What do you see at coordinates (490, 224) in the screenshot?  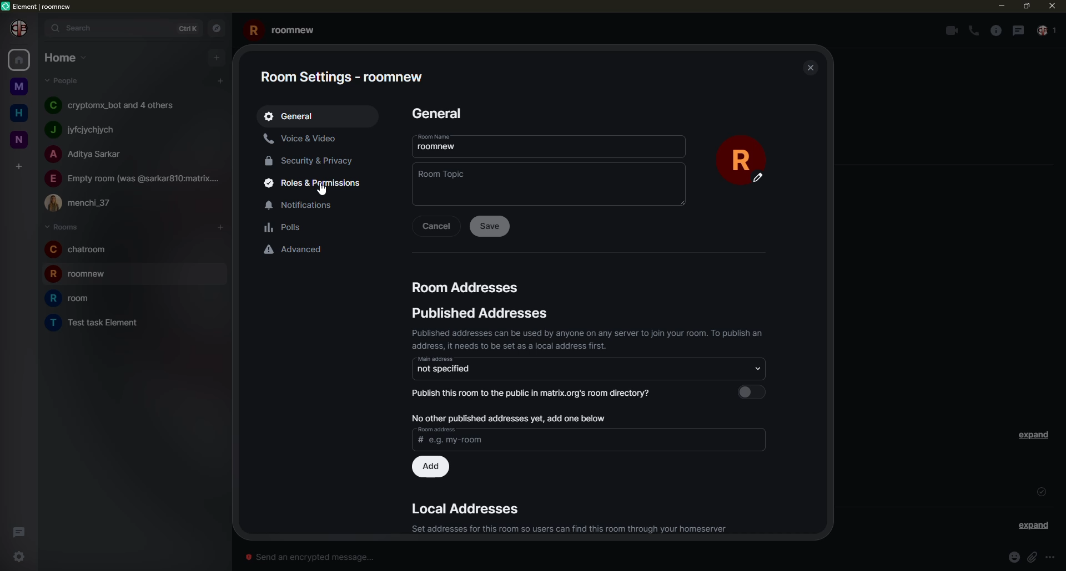 I see `save` at bounding box center [490, 224].